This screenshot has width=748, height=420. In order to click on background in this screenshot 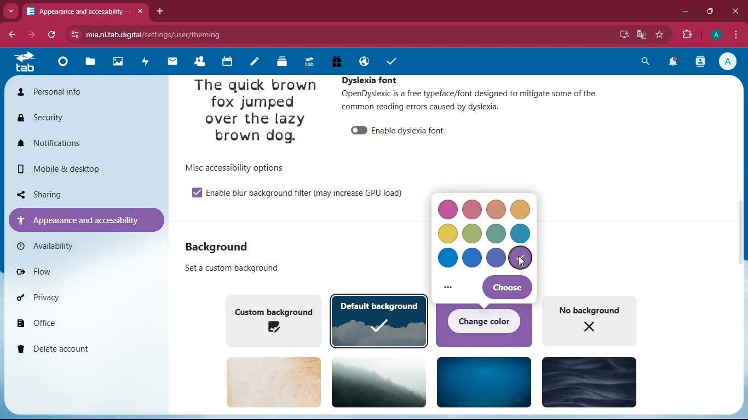, I will do `click(588, 381)`.